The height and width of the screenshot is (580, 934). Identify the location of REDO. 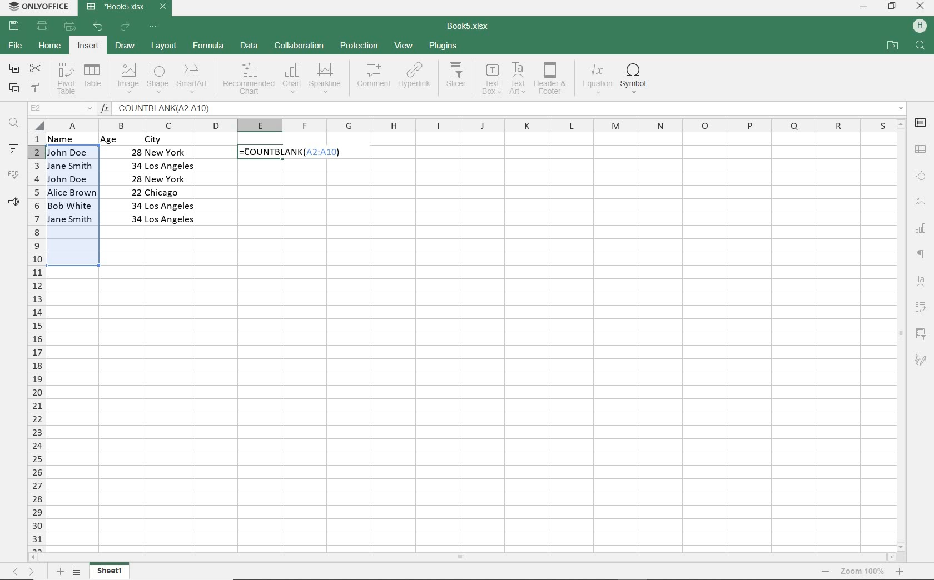
(125, 28).